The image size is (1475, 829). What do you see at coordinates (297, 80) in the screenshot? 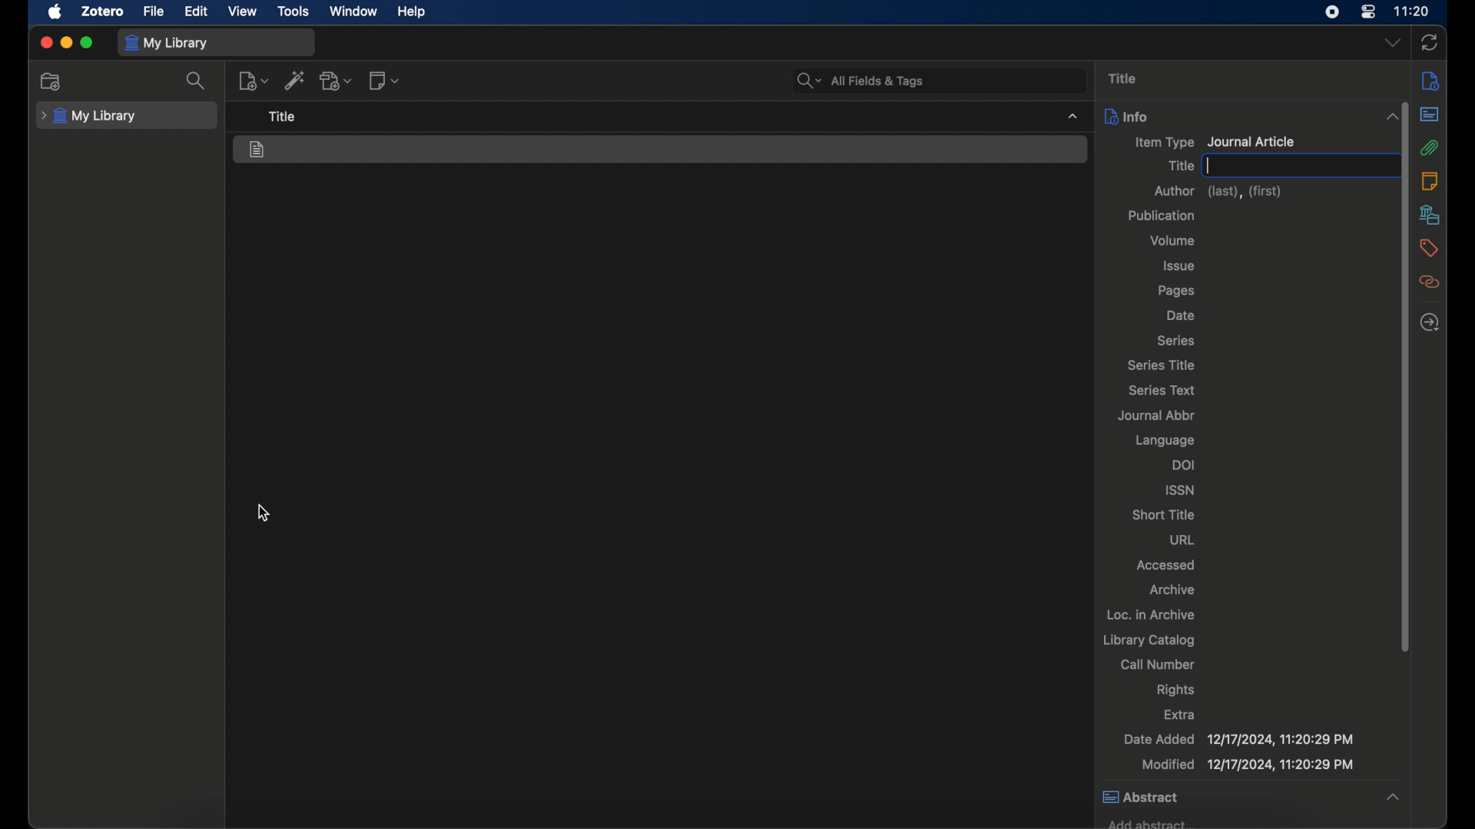
I see `add item by identifier` at bounding box center [297, 80].